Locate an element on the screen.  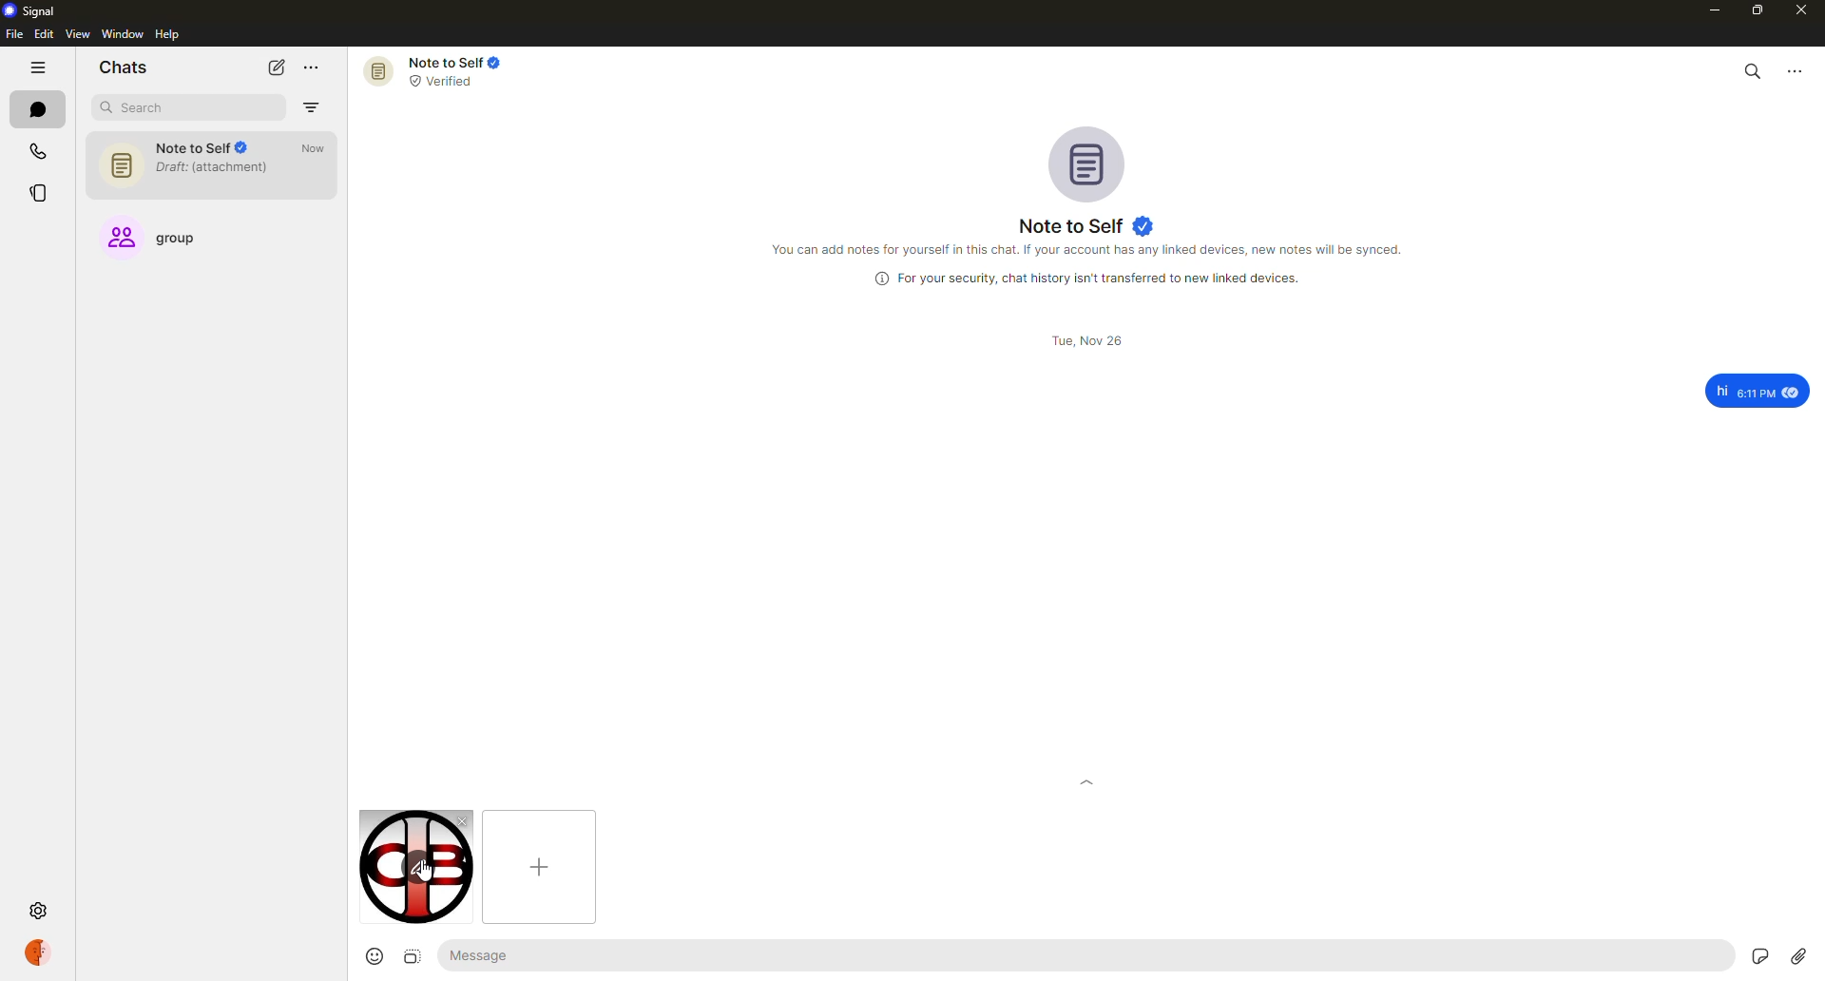
stories is located at coordinates (41, 193).